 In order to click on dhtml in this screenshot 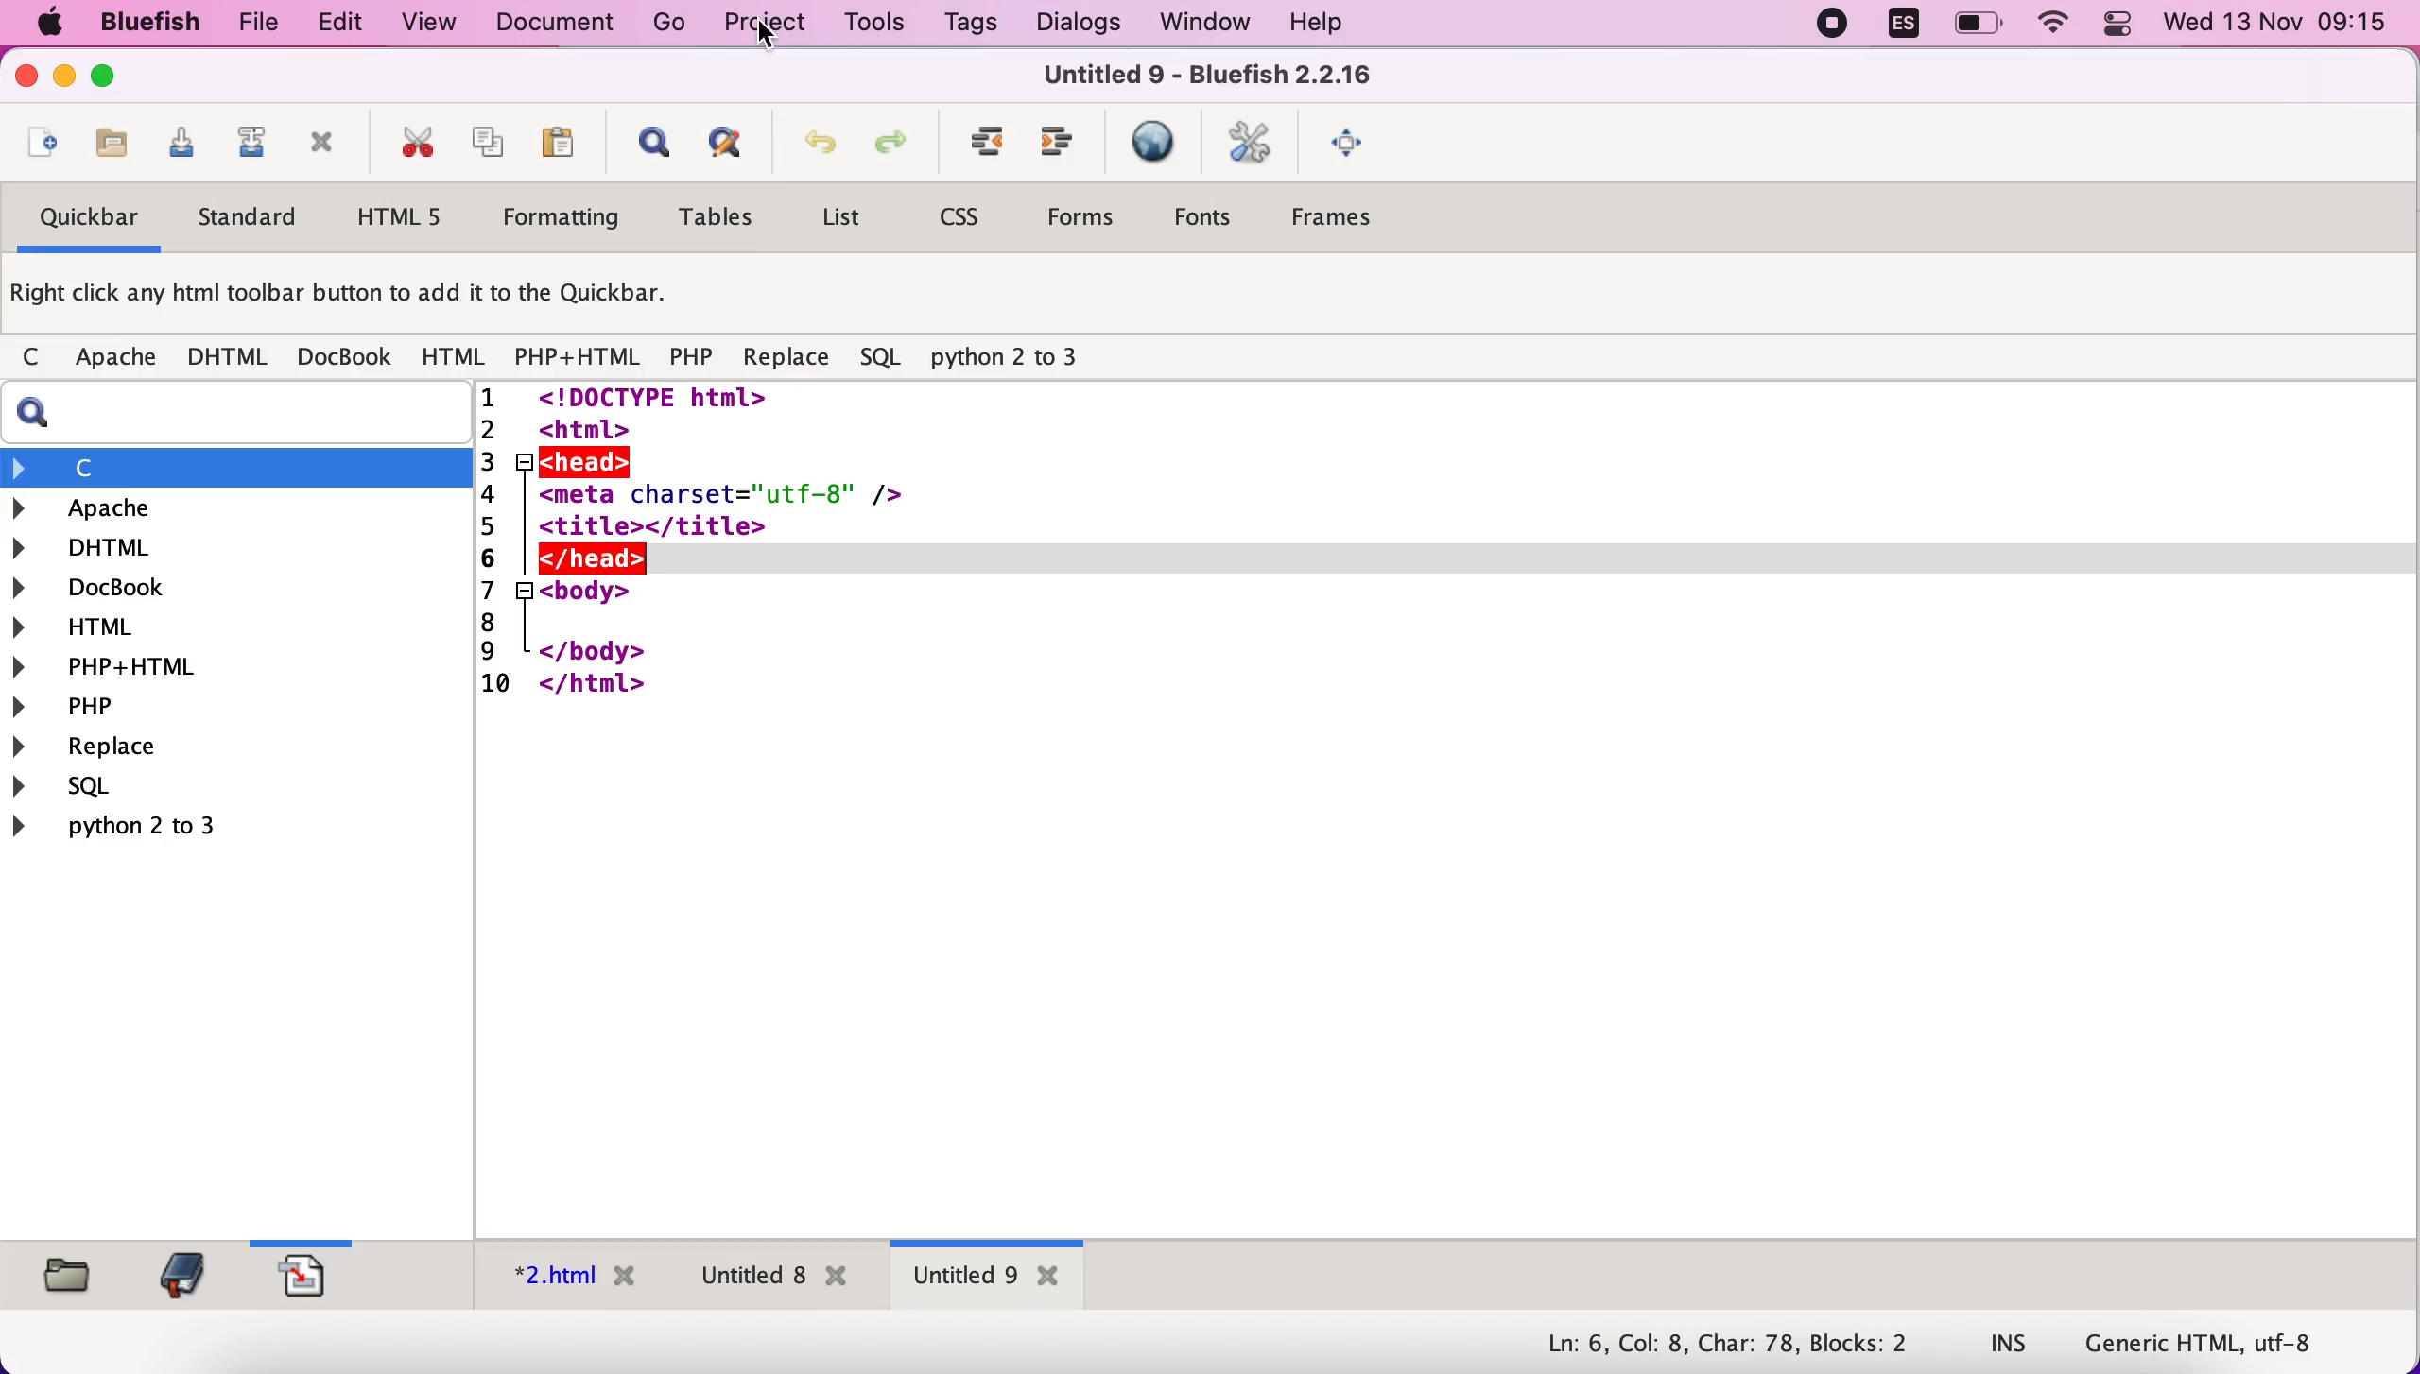, I will do `click(230, 358)`.